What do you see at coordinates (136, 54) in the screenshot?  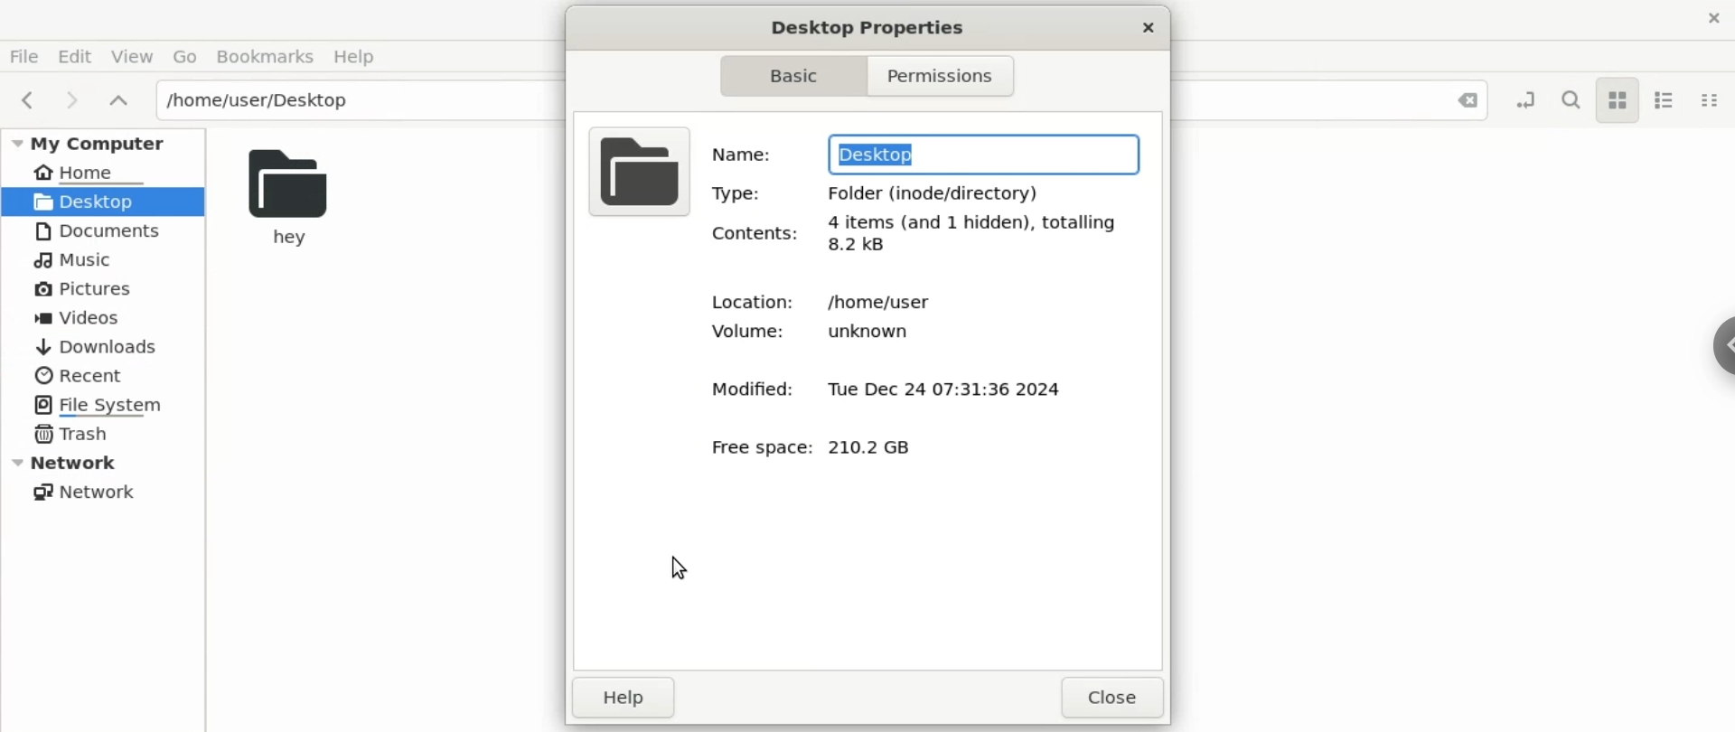 I see `view` at bounding box center [136, 54].